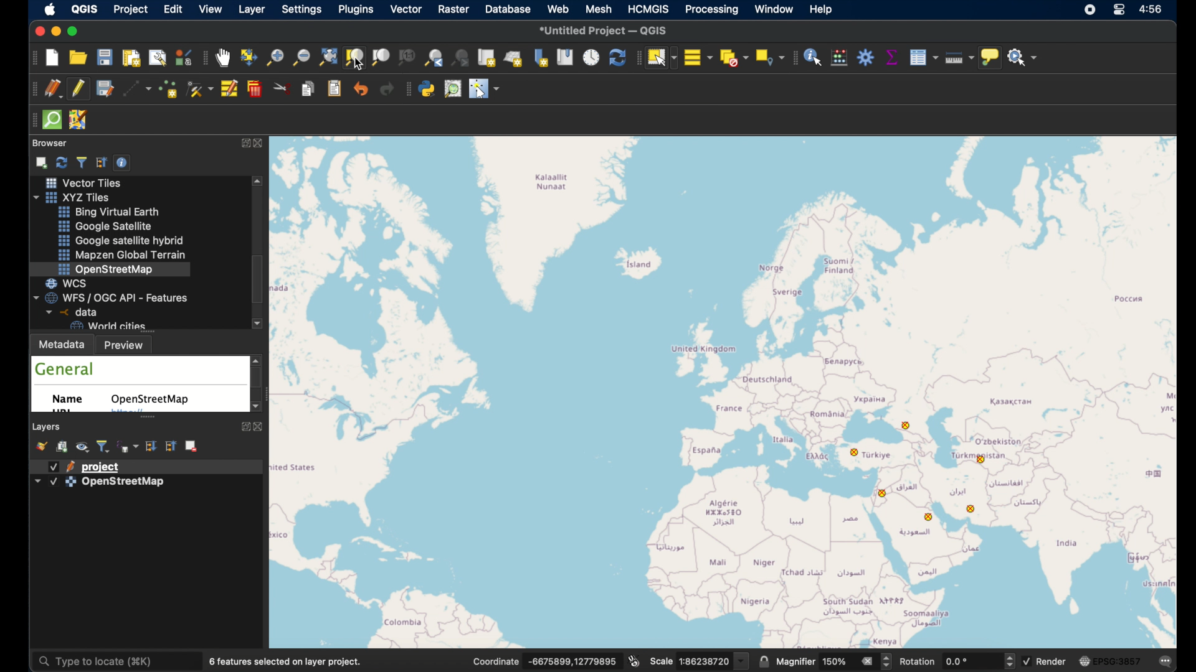 This screenshot has height=672, width=1196. What do you see at coordinates (79, 120) in the screenshot?
I see `josh remote` at bounding box center [79, 120].